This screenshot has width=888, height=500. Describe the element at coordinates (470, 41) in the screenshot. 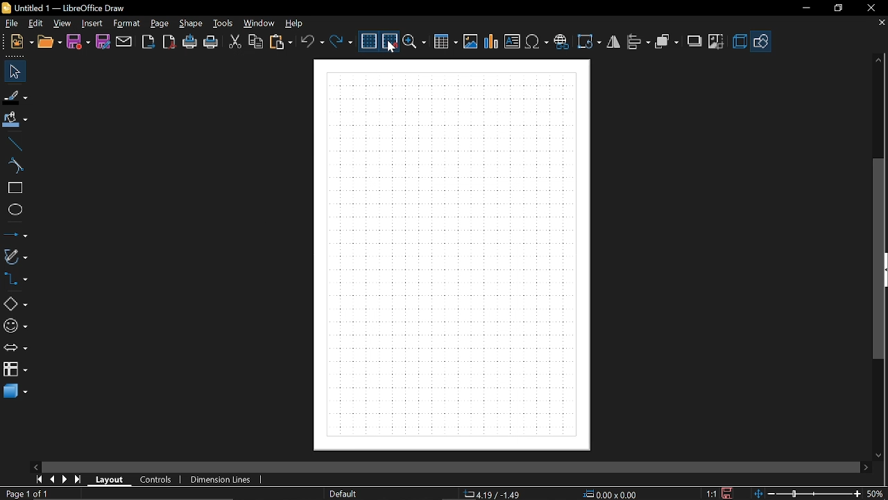

I see `image` at that location.